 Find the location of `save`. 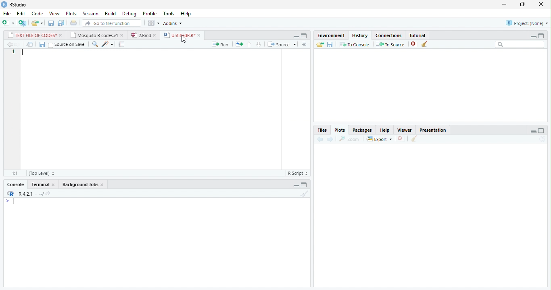

save is located at coordinates (42, 45).